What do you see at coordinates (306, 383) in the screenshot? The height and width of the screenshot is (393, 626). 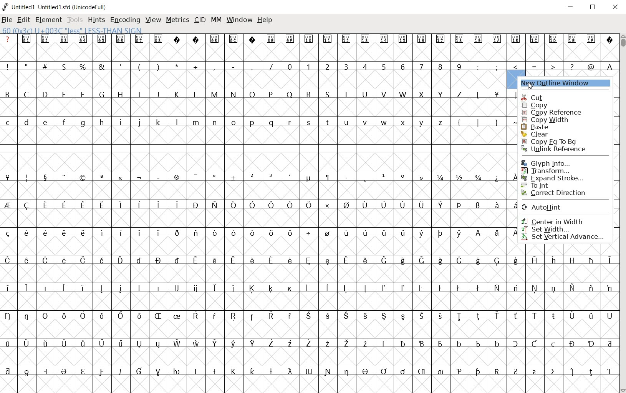 I see `empty cells` at bounding box center [306, 383].